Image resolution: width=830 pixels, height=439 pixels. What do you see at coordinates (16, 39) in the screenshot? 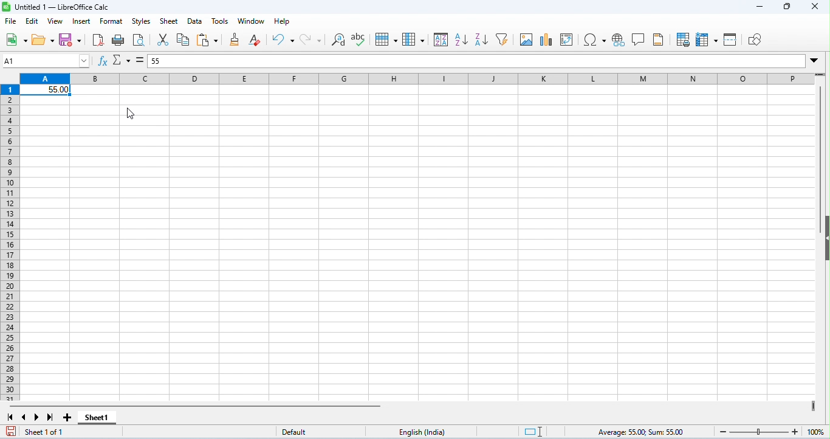
I see `new` at bounding box center [16, 39].